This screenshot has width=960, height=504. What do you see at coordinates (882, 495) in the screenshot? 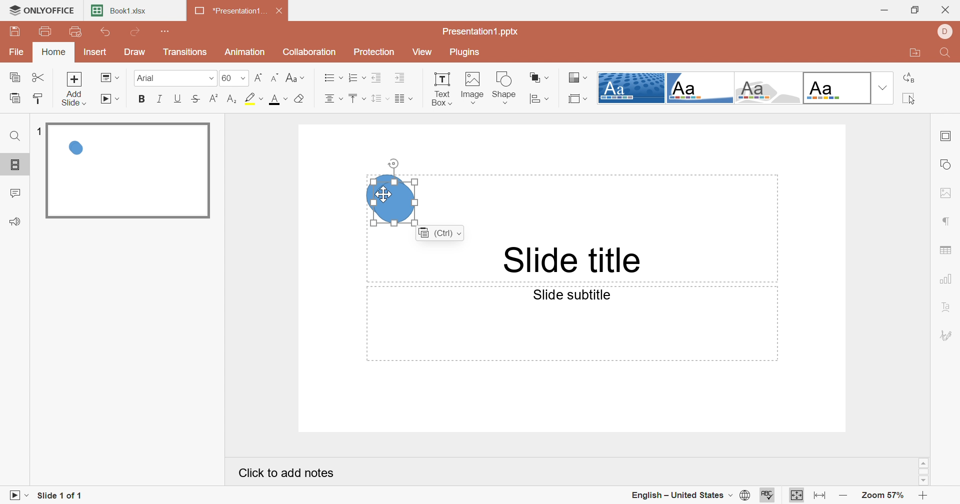
I see `Zoom 57%` at bounding box center [882, 495].